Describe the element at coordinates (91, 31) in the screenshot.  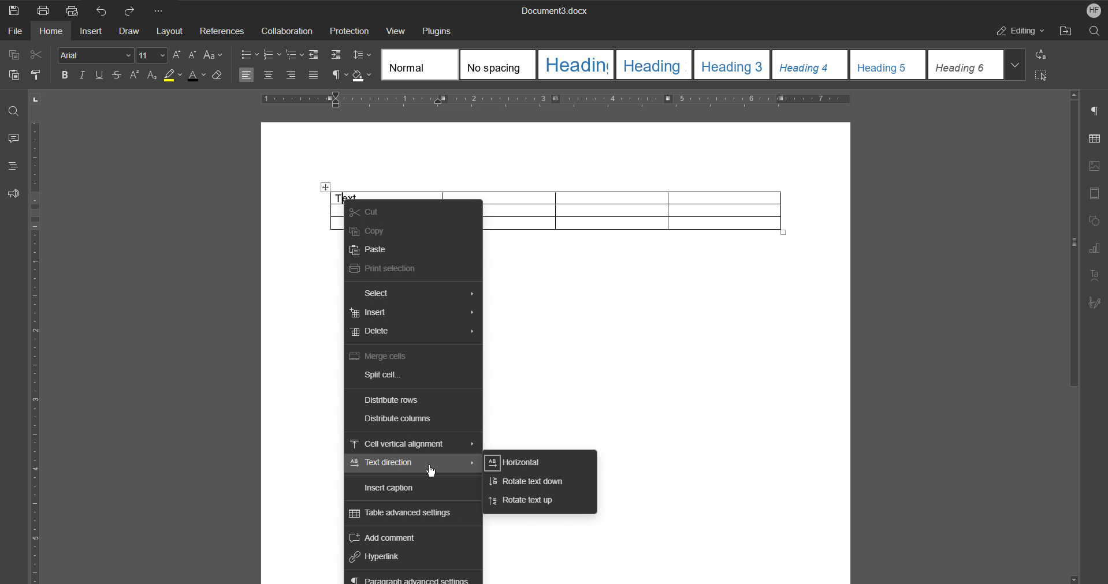
I see `Insert` at that location.